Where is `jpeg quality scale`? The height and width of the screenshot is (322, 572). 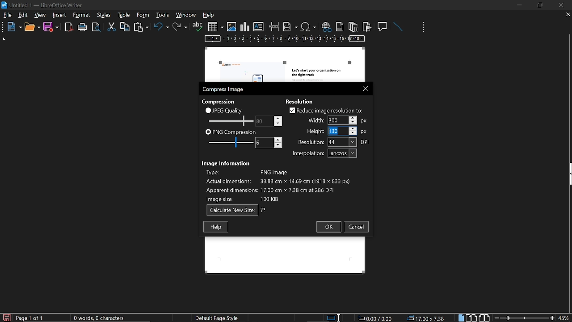 jpeg quality scale is located at coordinates (229, 120).